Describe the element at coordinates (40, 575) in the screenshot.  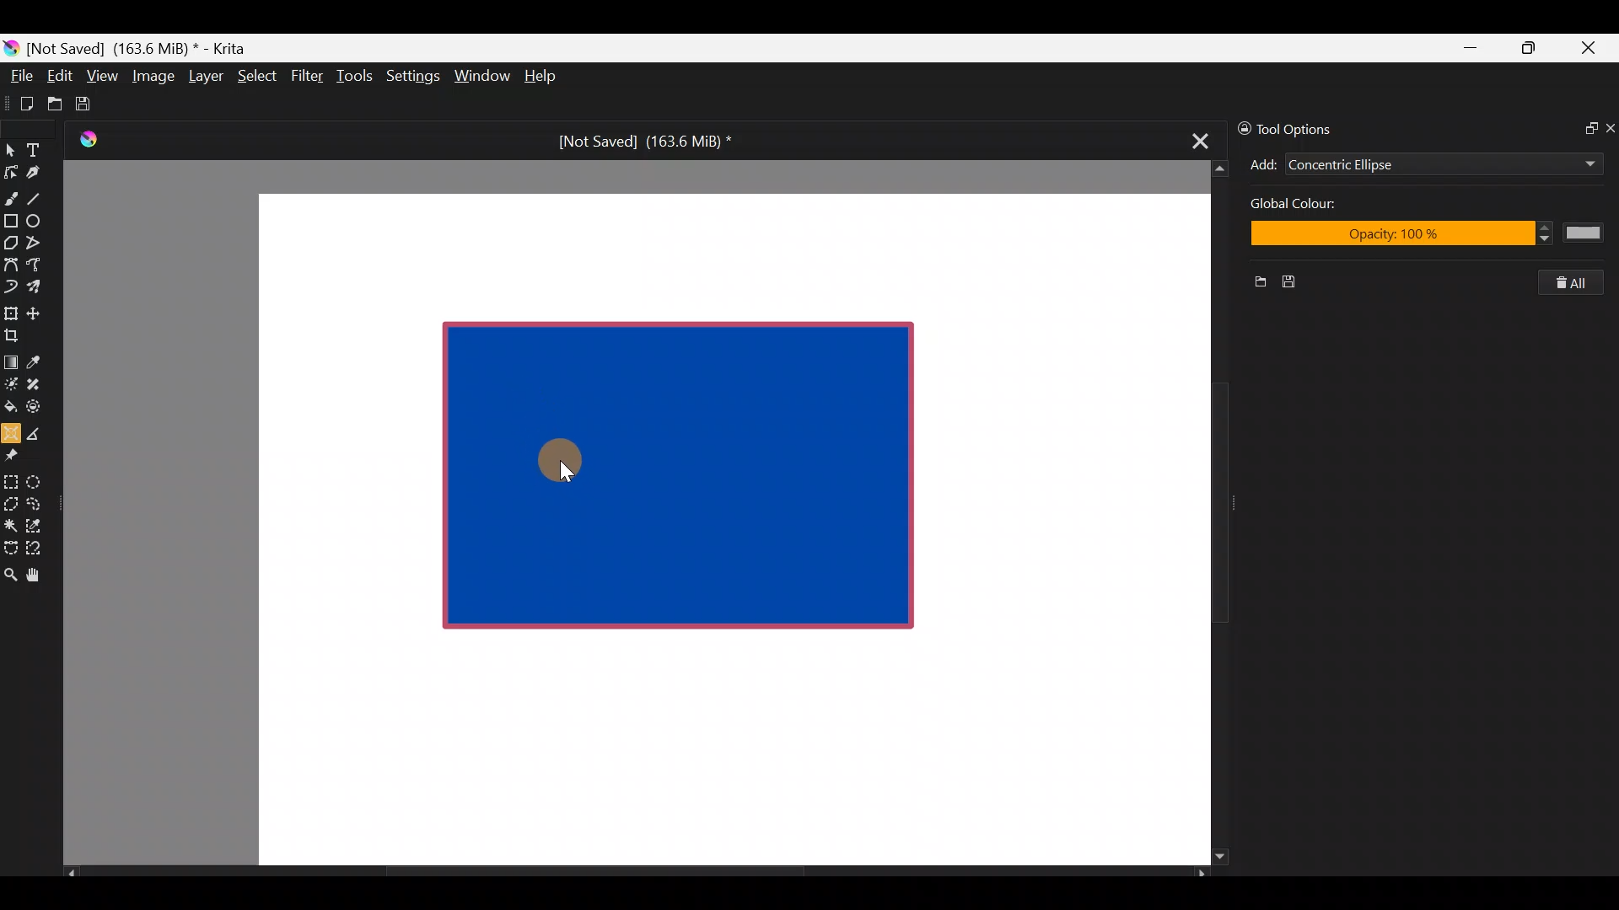
I see `Pan tool` at that location.